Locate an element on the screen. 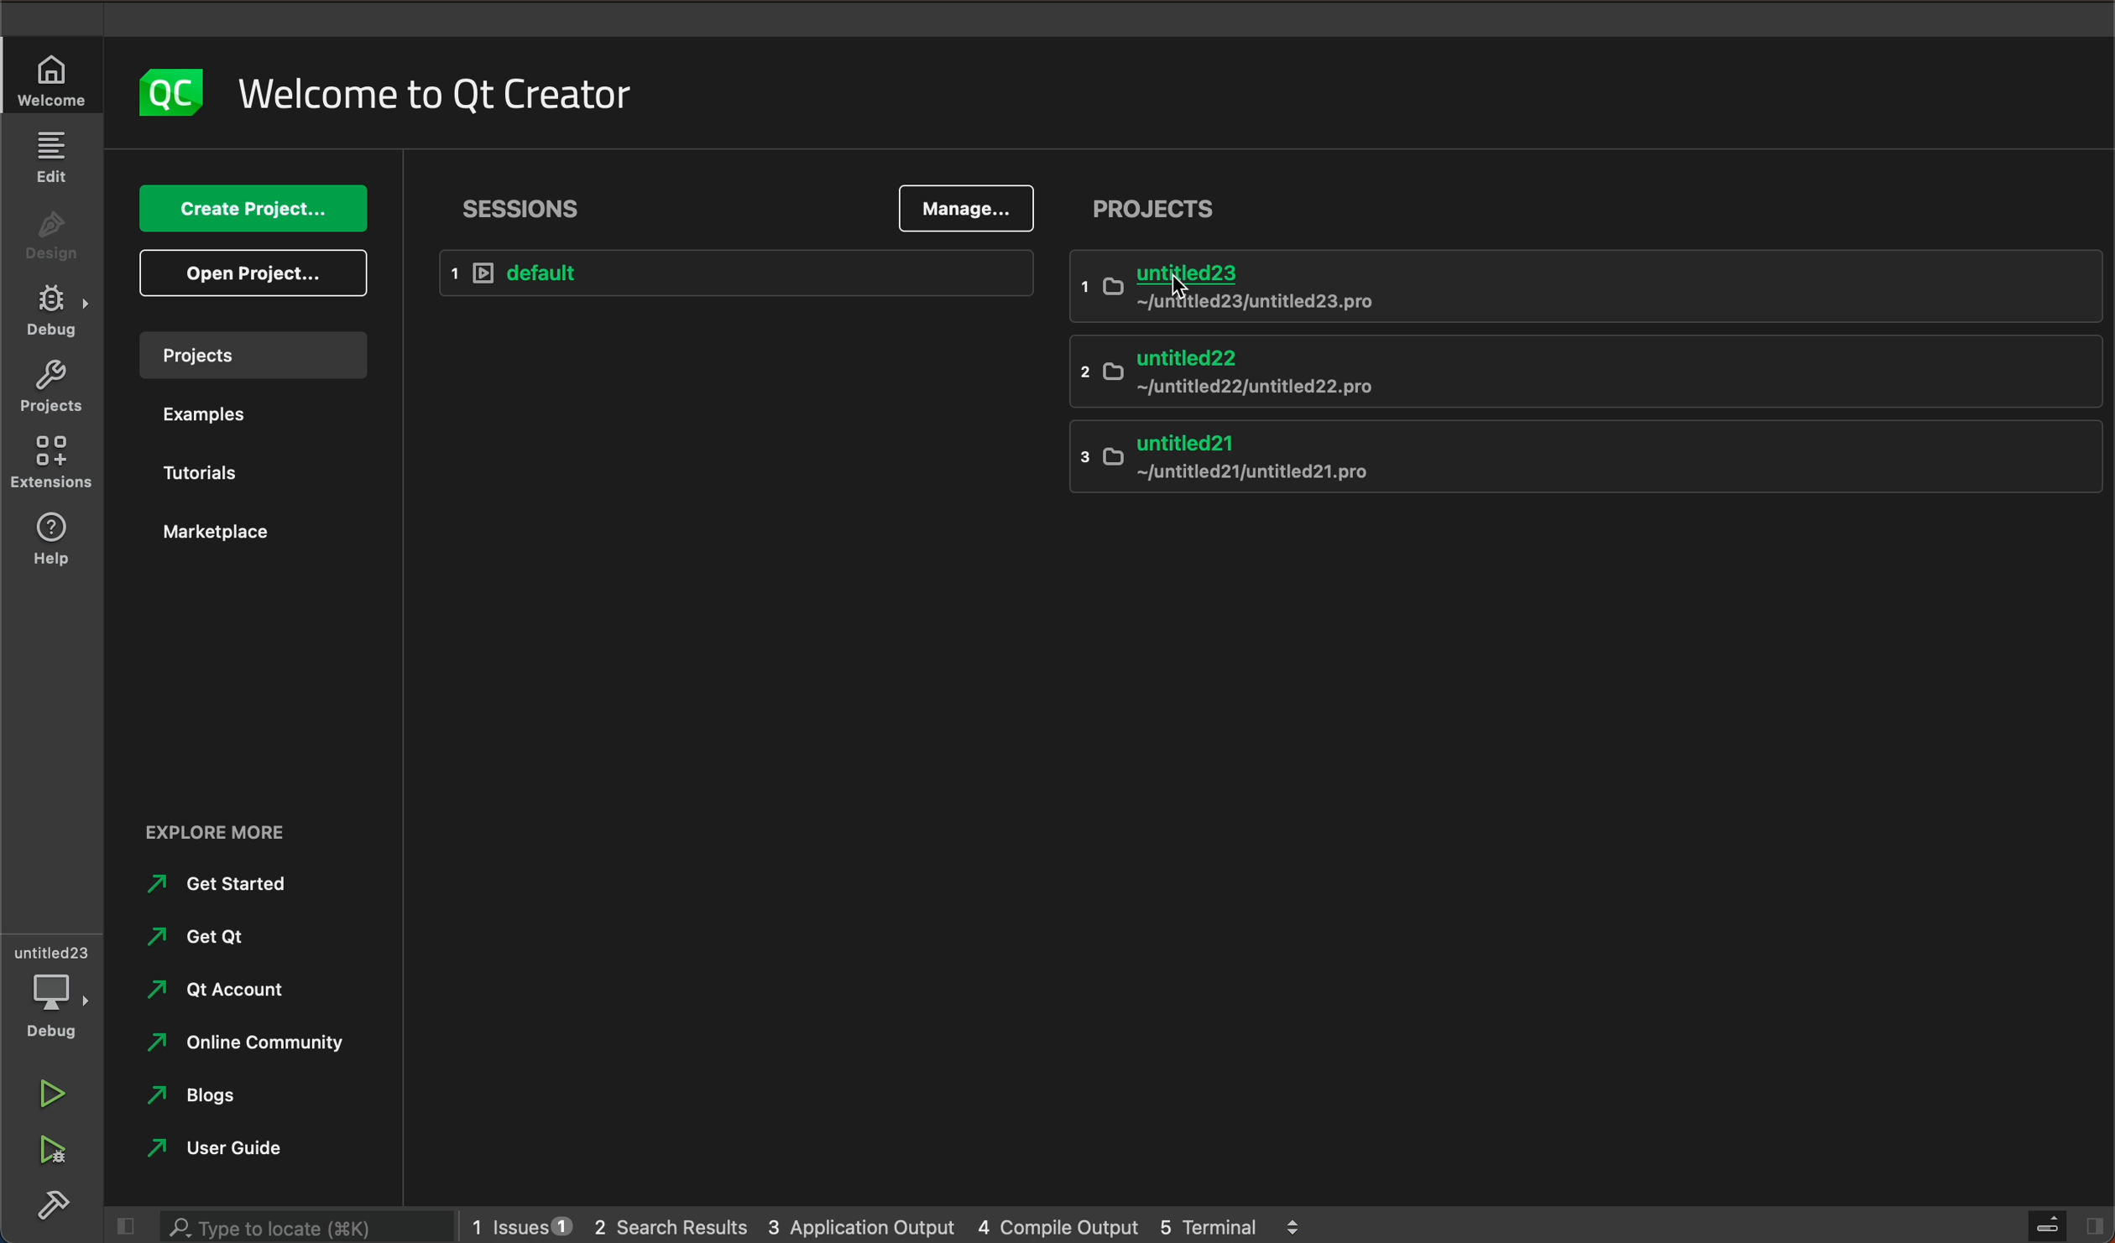 The height and width of the screenshot is (1243, 2115). open is located at coordinates (250, 276).